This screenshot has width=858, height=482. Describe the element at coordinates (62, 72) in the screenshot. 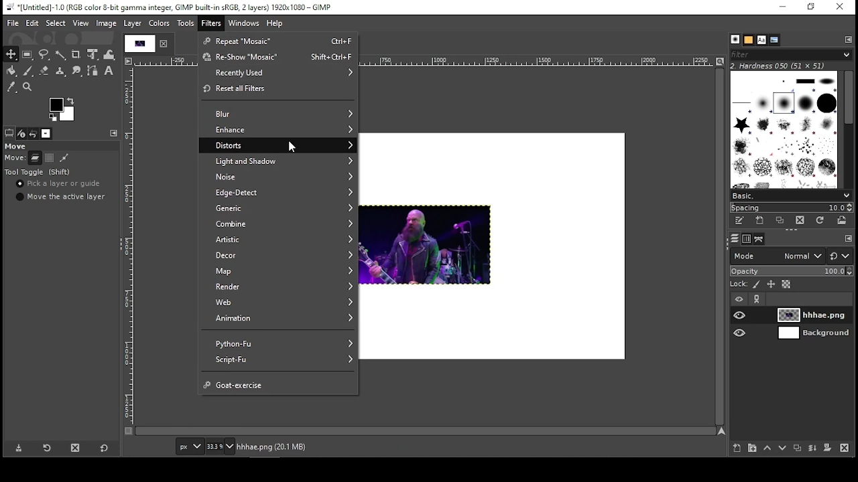

I see `heal tool` at that location.